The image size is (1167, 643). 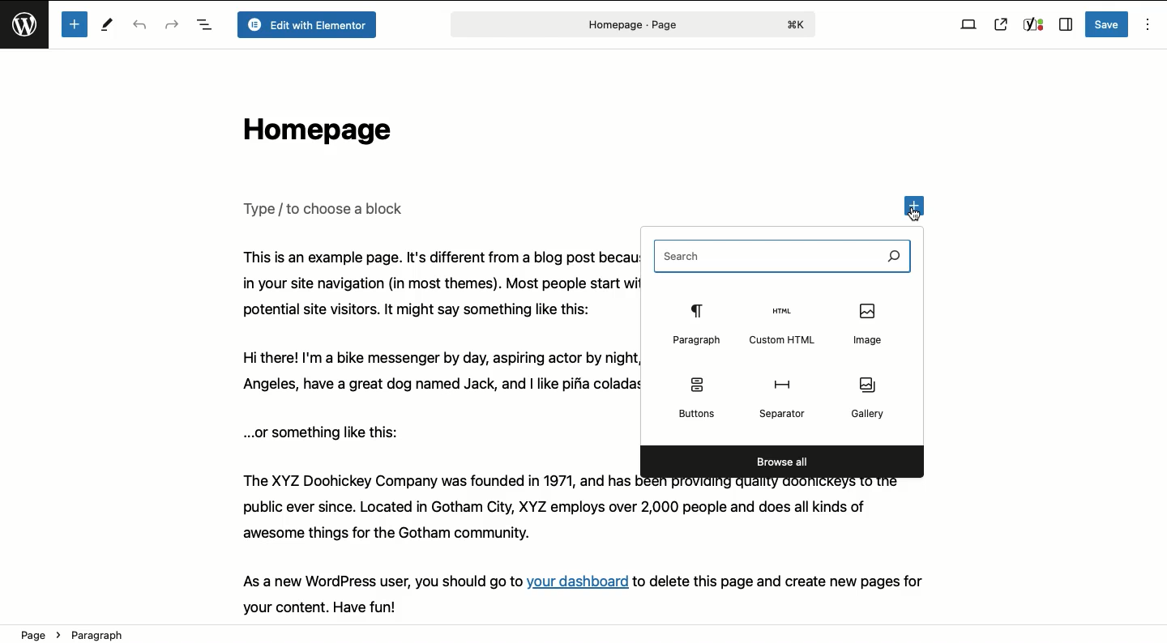 I want to click on Choose a block, so click(x=327, y=208).